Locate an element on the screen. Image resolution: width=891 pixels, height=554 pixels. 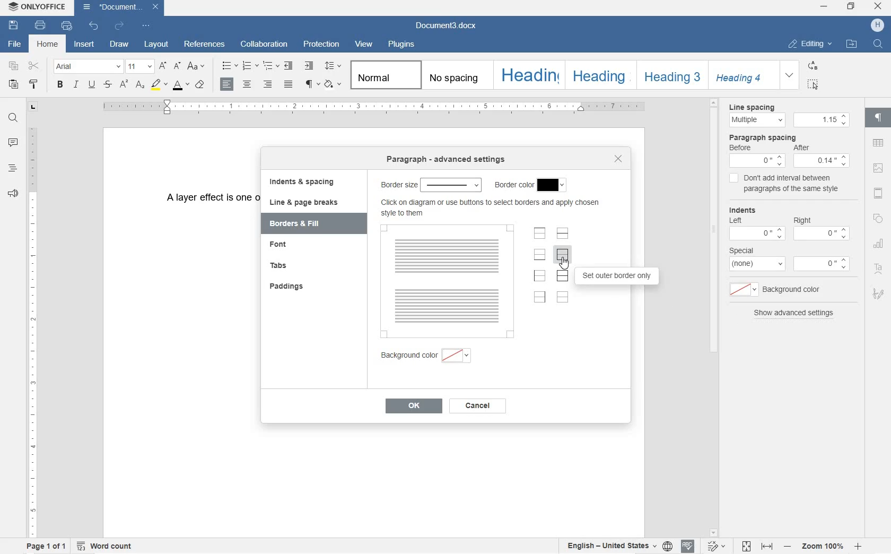
tabs is located at coordinates (294, 267).